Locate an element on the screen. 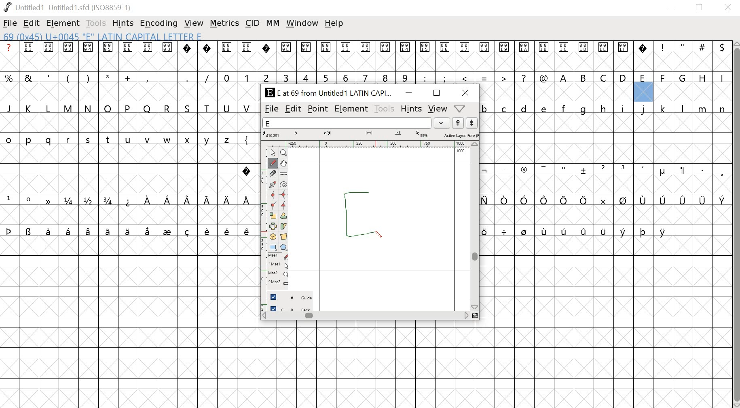  metrics is located at coordinates (224, 24).